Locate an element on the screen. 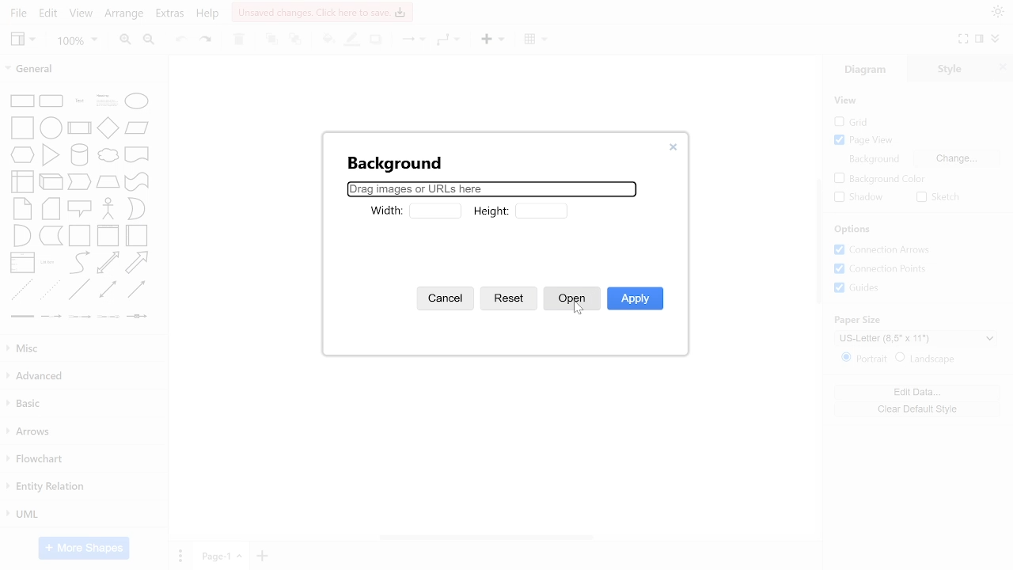  File is located at coordinates (16, 13).